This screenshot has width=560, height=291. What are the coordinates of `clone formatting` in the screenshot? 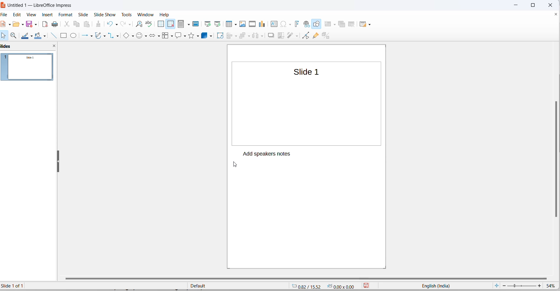 It's located at (99, 24).